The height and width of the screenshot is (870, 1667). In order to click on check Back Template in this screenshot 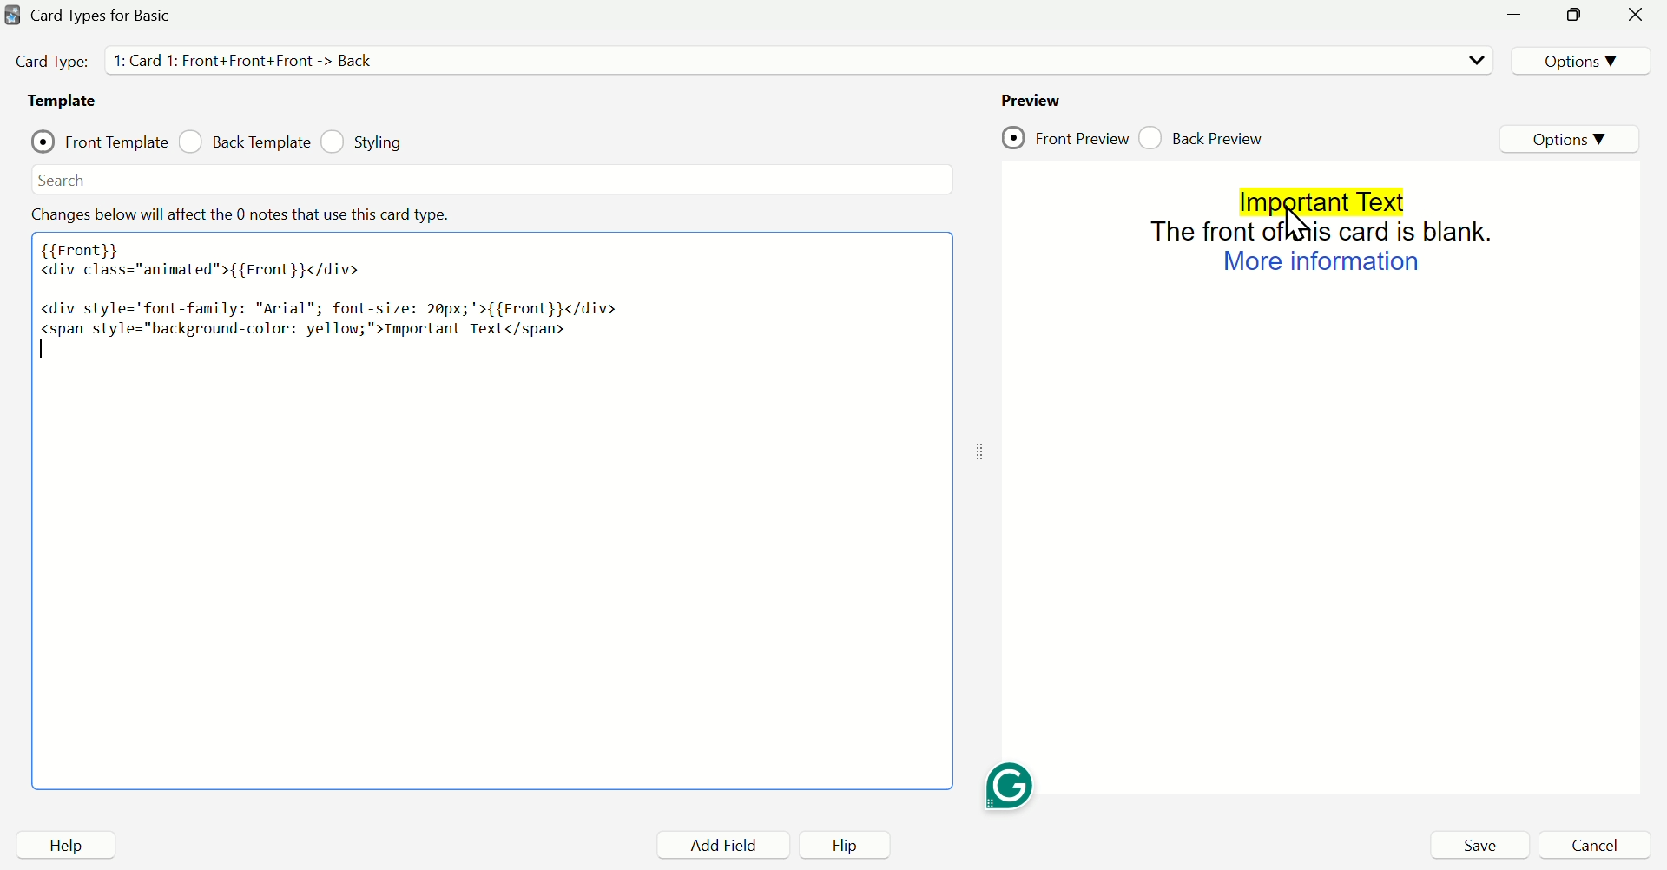, I will do `click(246, 142)`.